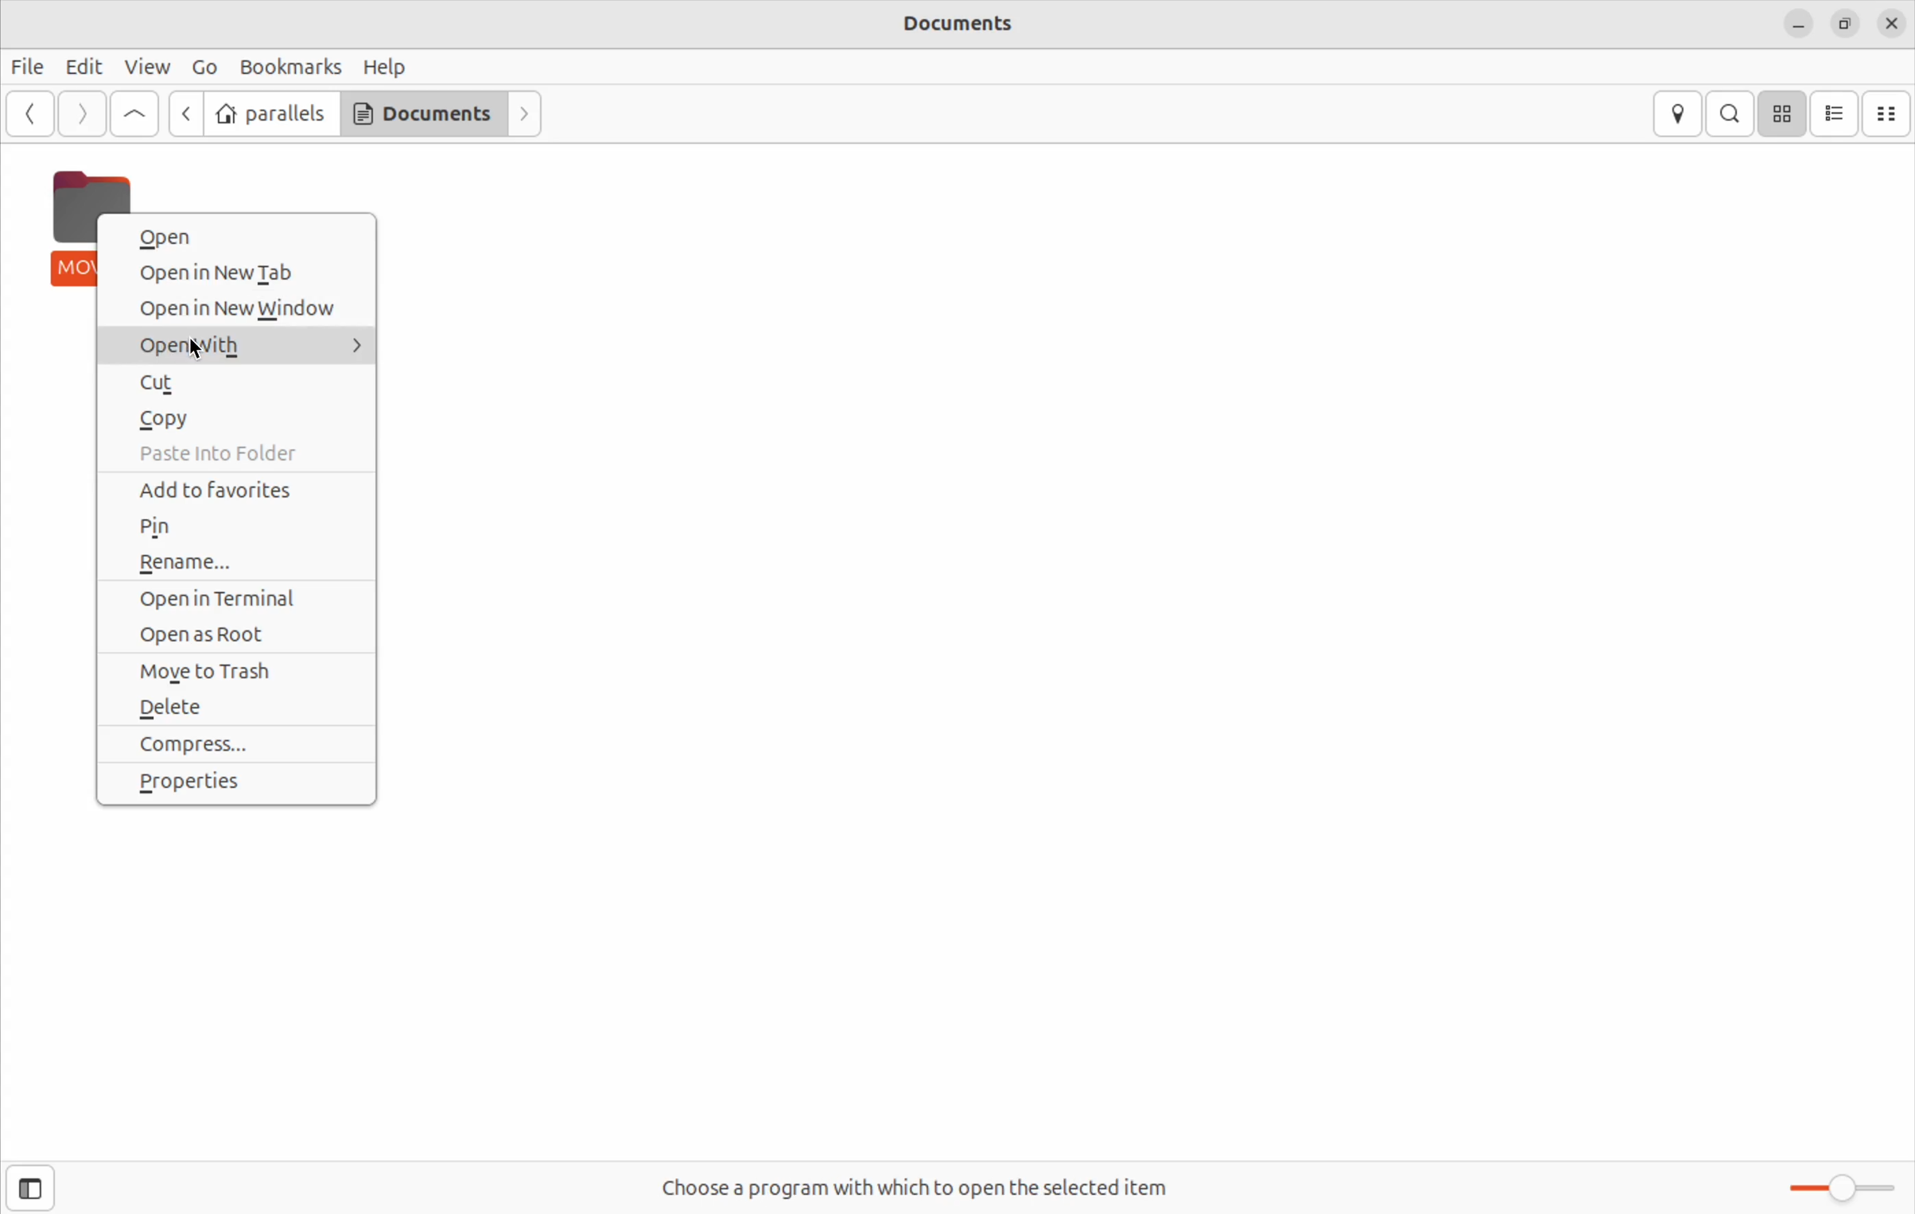  Describe the element at coordinates (424, 113) in the screenshot. I see `Documents` at that location.